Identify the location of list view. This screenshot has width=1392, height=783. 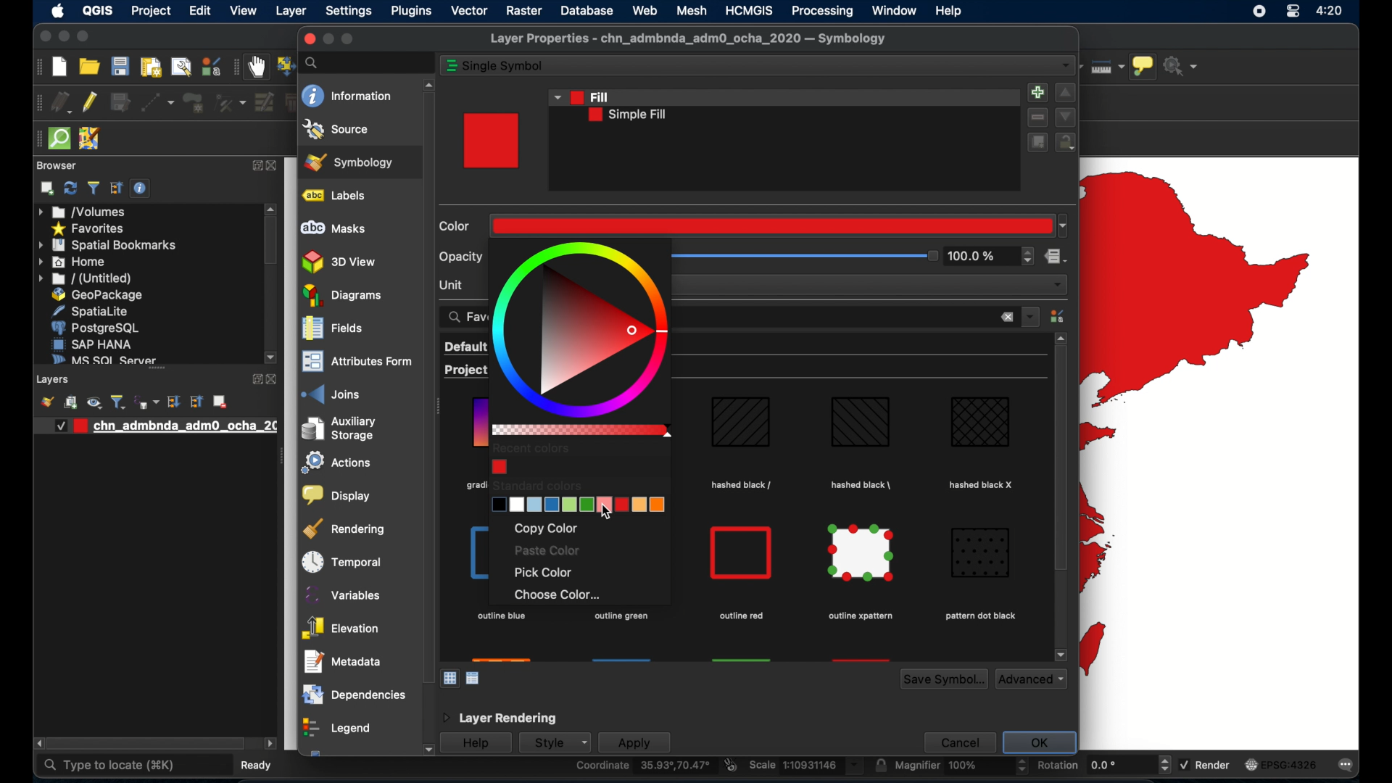
(474, 679).